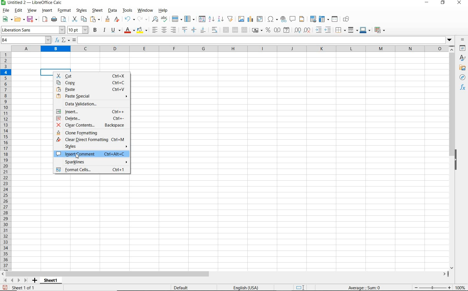 The height and width of the screenshot is (291, 468). What do you see at coordinates (54, 19) in the screenshot?
I see `print` at bounding box center [54, 19].